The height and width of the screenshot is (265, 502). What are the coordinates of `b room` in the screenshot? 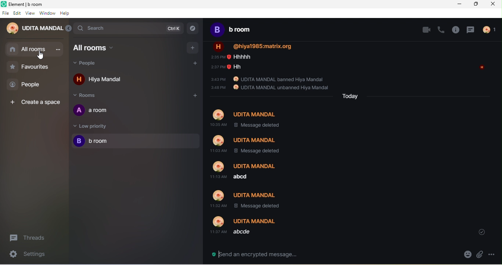 It's located at (135, 141).